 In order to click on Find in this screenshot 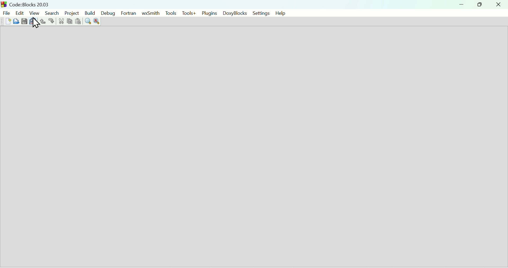, I will do `click(88, 21)`.